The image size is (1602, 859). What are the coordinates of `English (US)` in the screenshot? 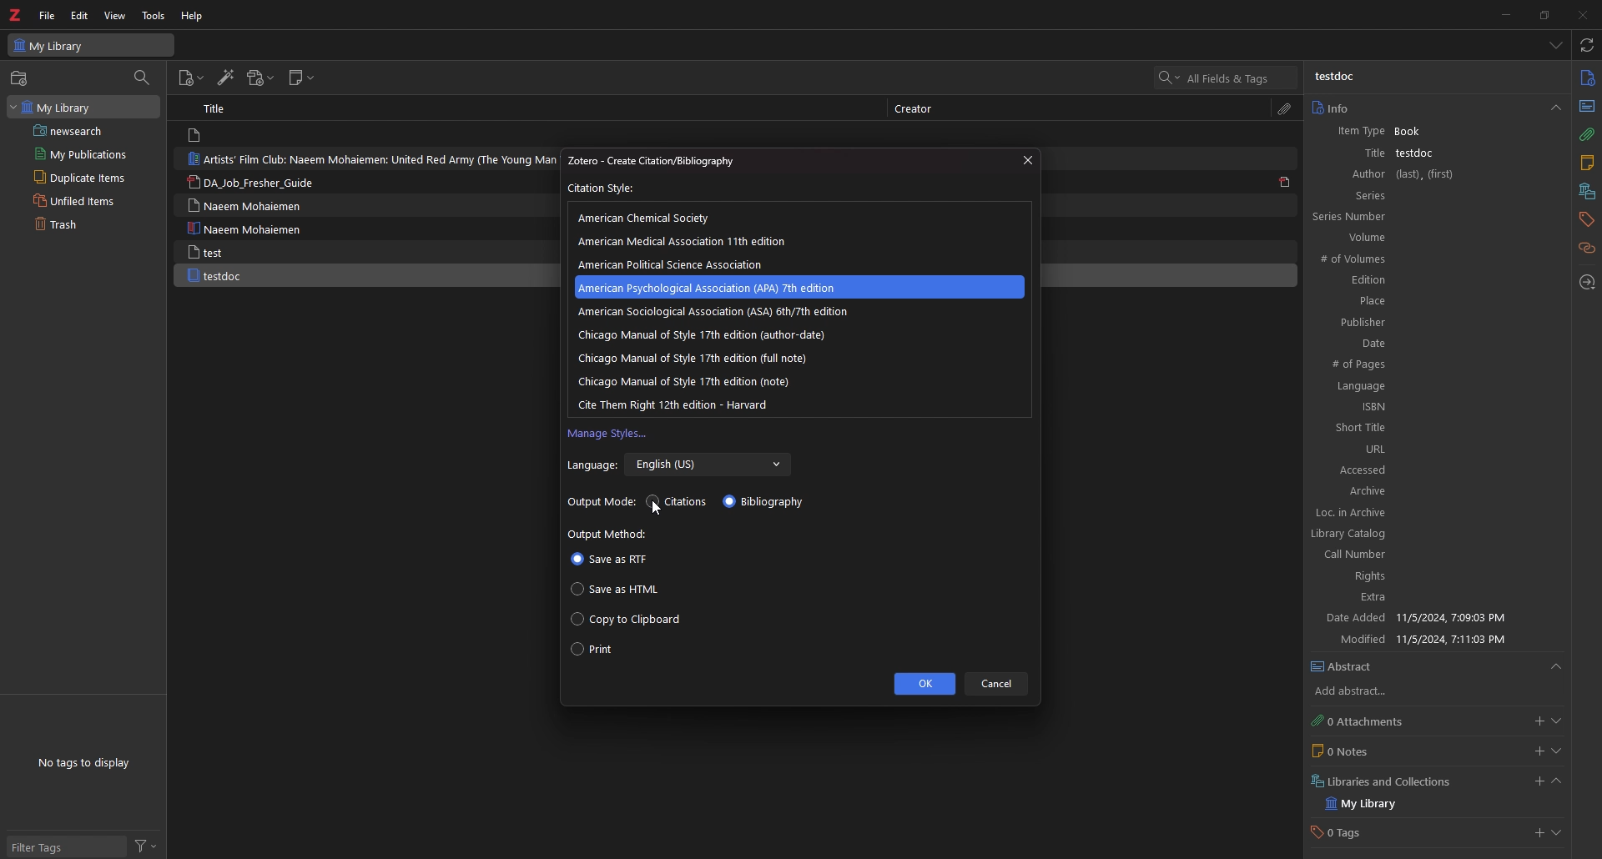 It's located at (709, 465).